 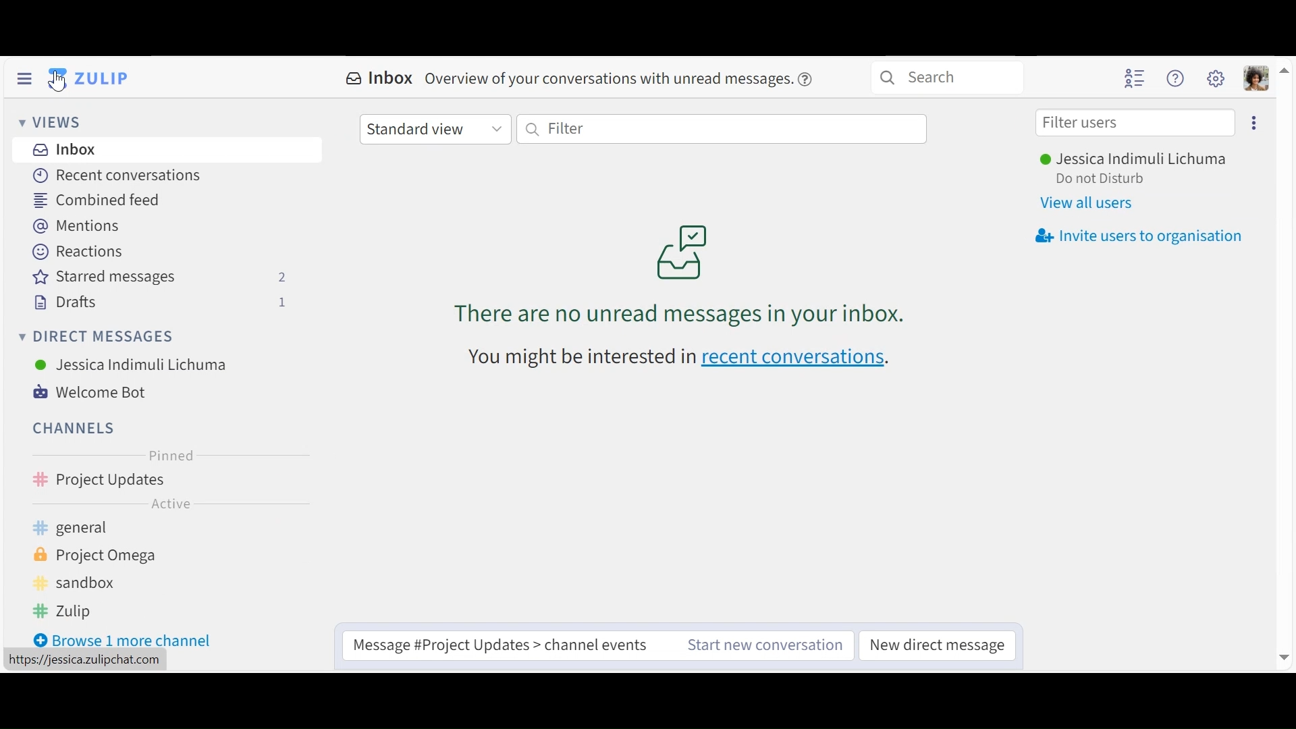 What do you see at coordinates (118, 176) in the screenshot?
I see `Recent Conversations` at bounding box center [118, 176].